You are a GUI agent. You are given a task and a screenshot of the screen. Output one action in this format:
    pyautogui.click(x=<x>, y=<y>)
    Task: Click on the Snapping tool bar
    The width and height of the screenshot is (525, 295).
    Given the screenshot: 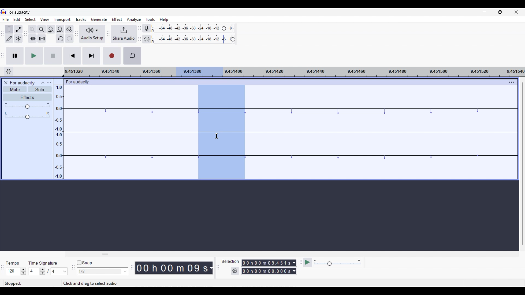 What is the action you would take?
    pyautogui.click(x=73, y=270)
    